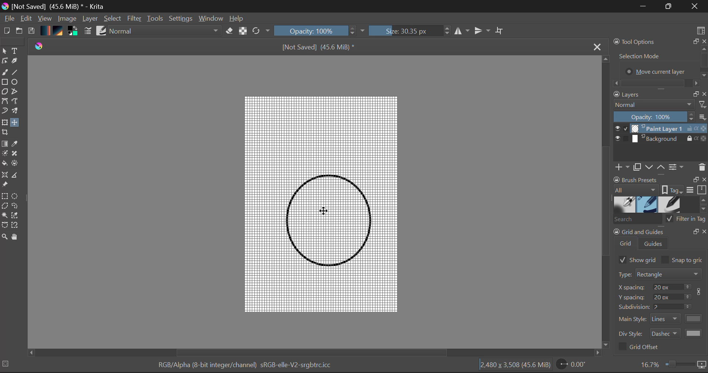 This screenshot has height=373, width=708. Describe the element at coordinates (238, 18) in the screenshot. I see `Help` at that location.